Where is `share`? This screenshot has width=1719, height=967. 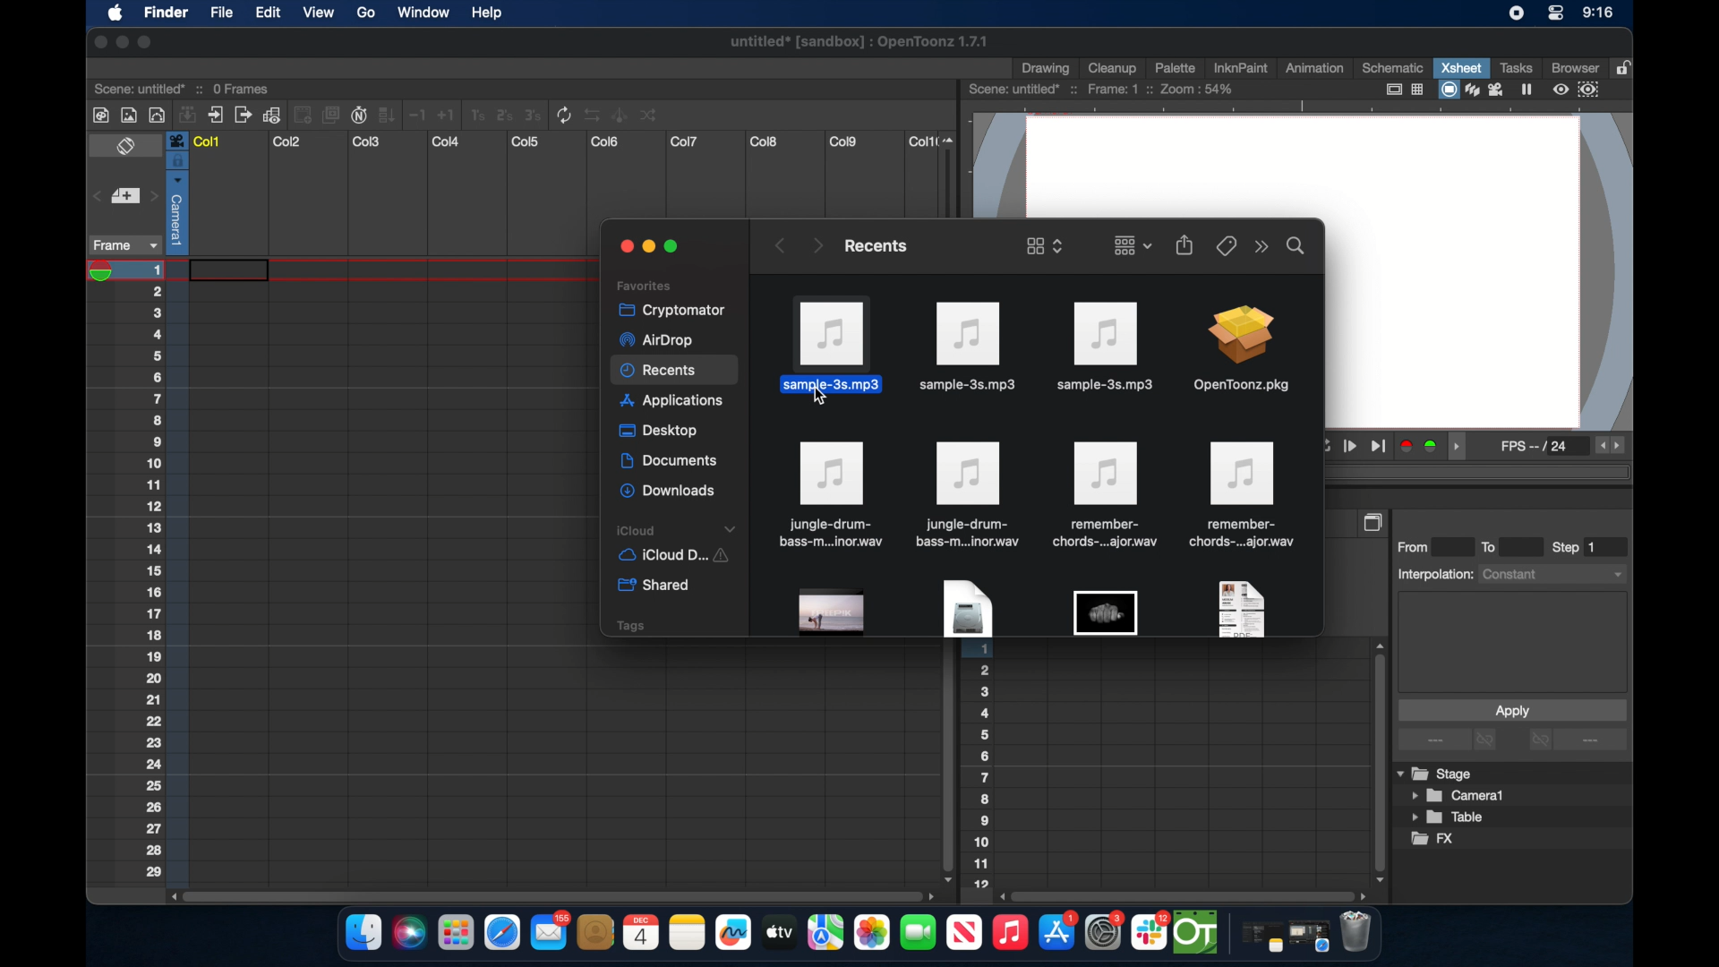 share is located at coordinates (1185, 244).